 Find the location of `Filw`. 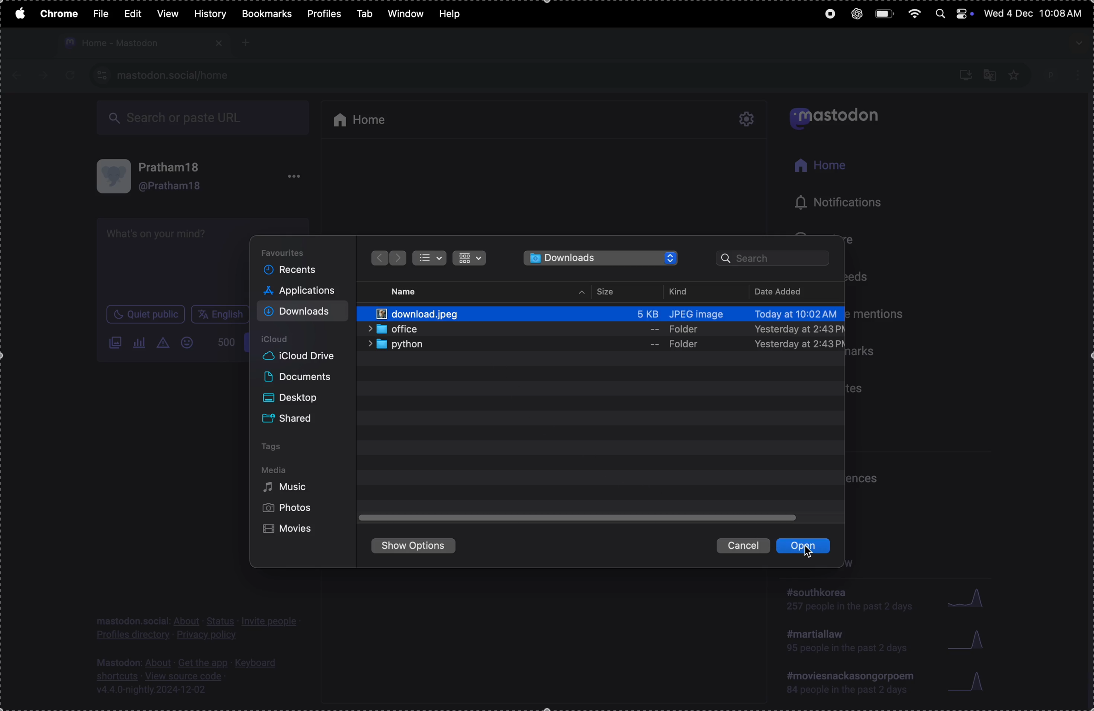

Filw is located at coordinates (101, 13).